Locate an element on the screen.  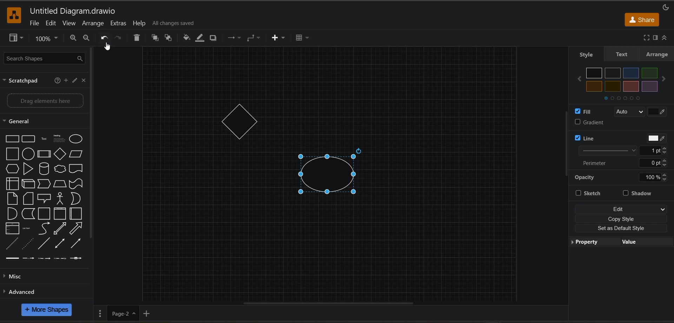
advanced is located at coordinates (21, 292).